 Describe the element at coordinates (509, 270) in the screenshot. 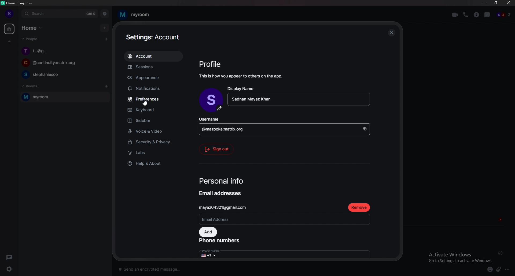

I see `more options` at that location.